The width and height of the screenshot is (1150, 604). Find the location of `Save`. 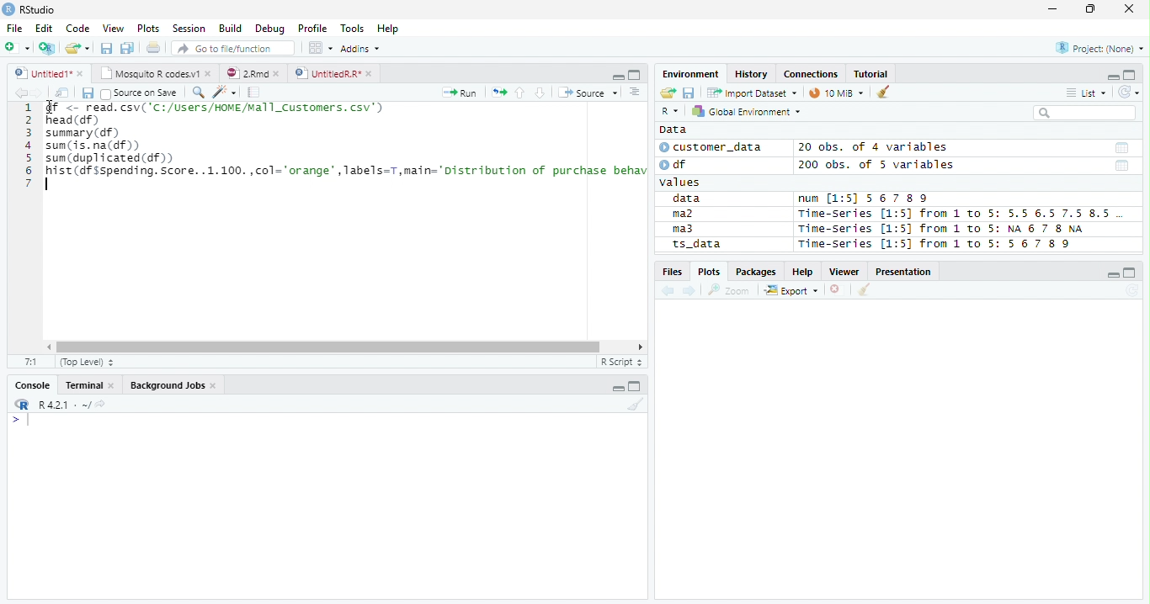

Save is located at coordinates (689, 92).